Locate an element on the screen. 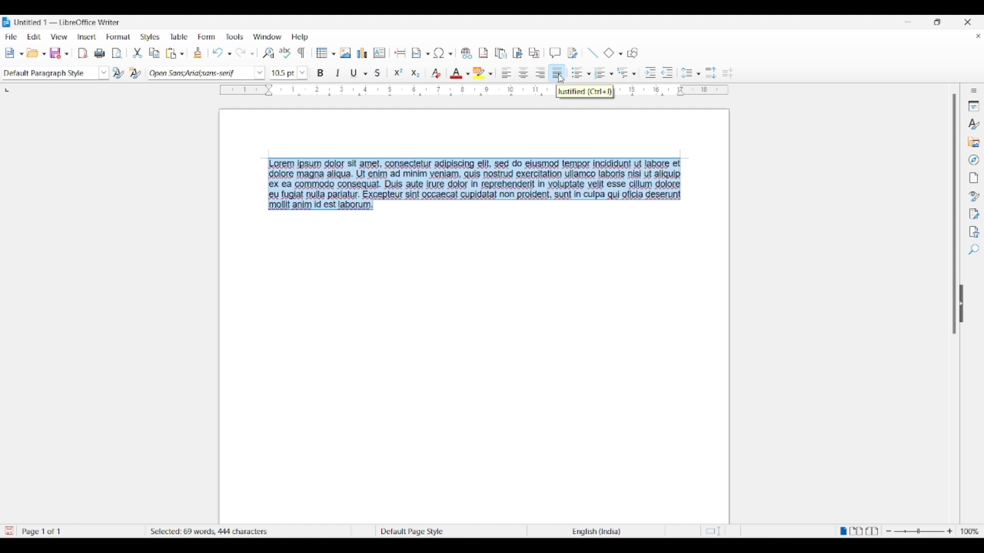 The image size is (984, 553). Insert is located at coordinates (87, 36).